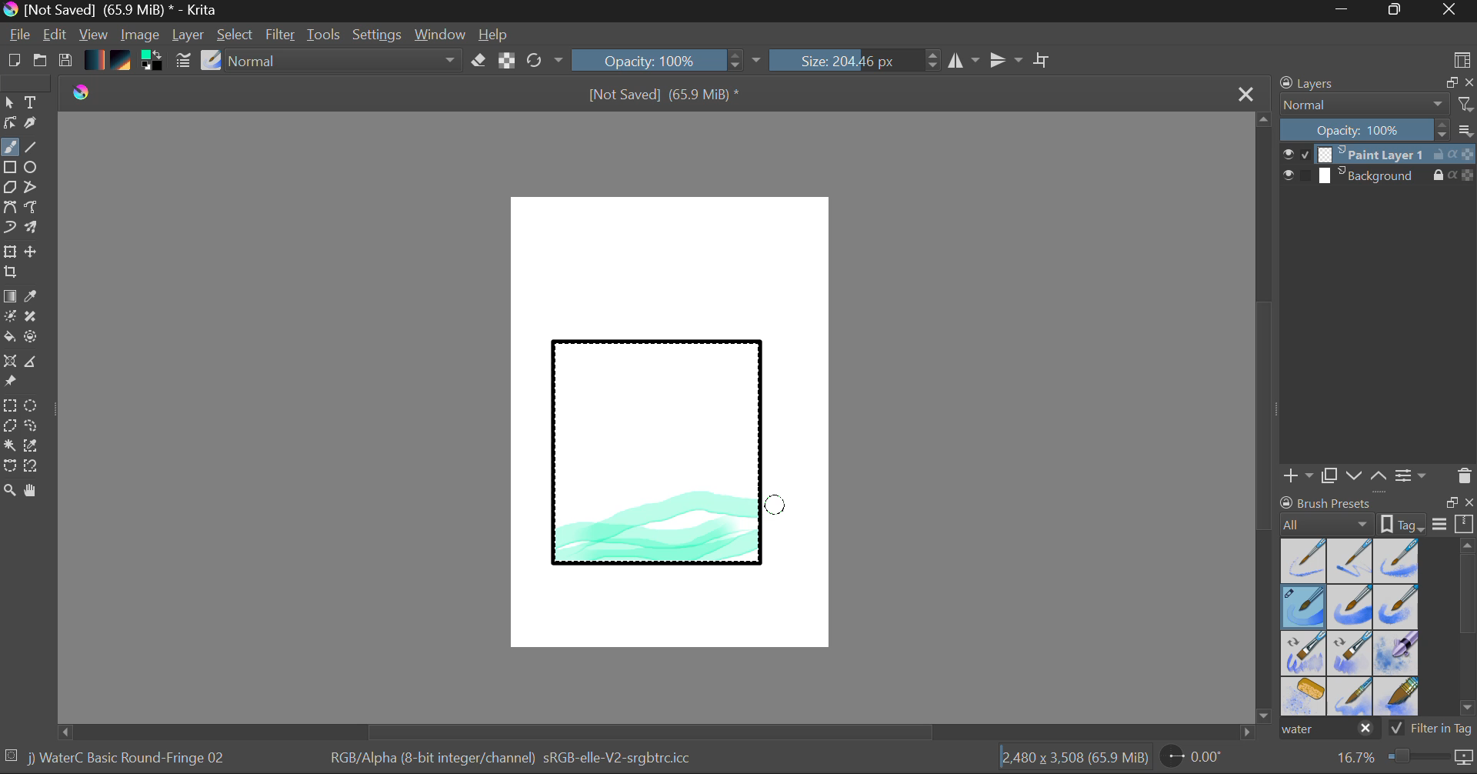 The image size is (1477, 774). Describe the element at coordinates (1305, 608) in the screenshot. I see `Brush Selected` at that location.